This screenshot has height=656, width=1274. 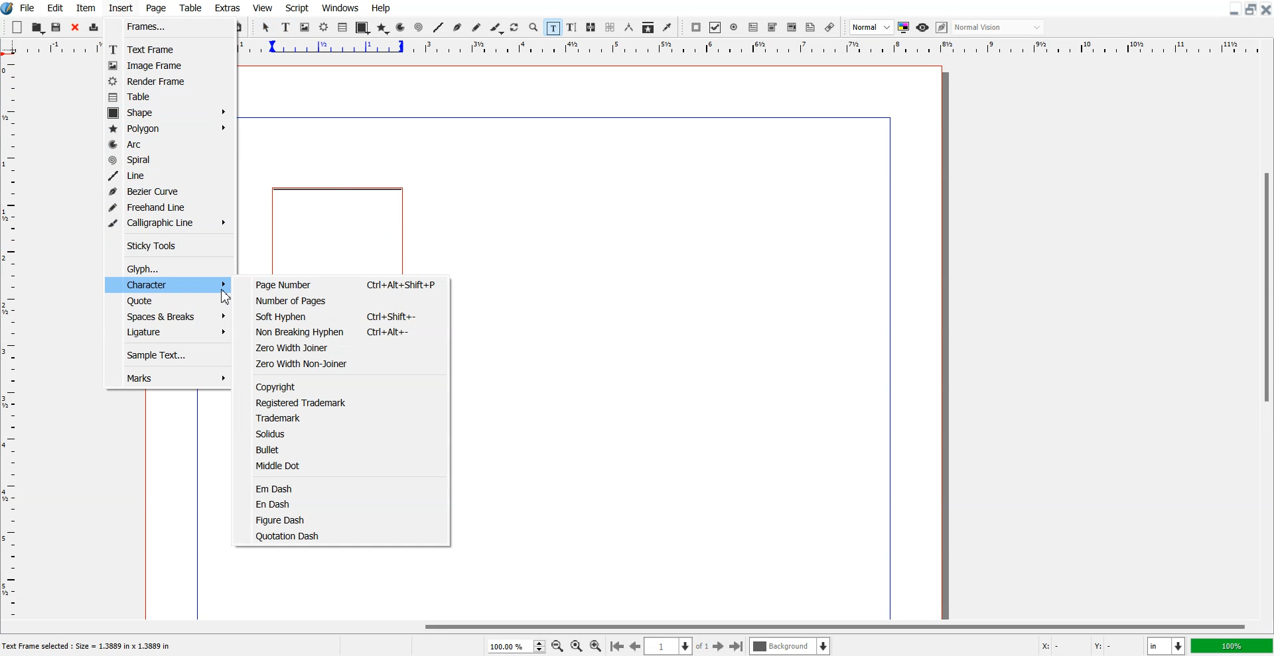 I want to click on Sticky Tools, so click(x=169, y=245).